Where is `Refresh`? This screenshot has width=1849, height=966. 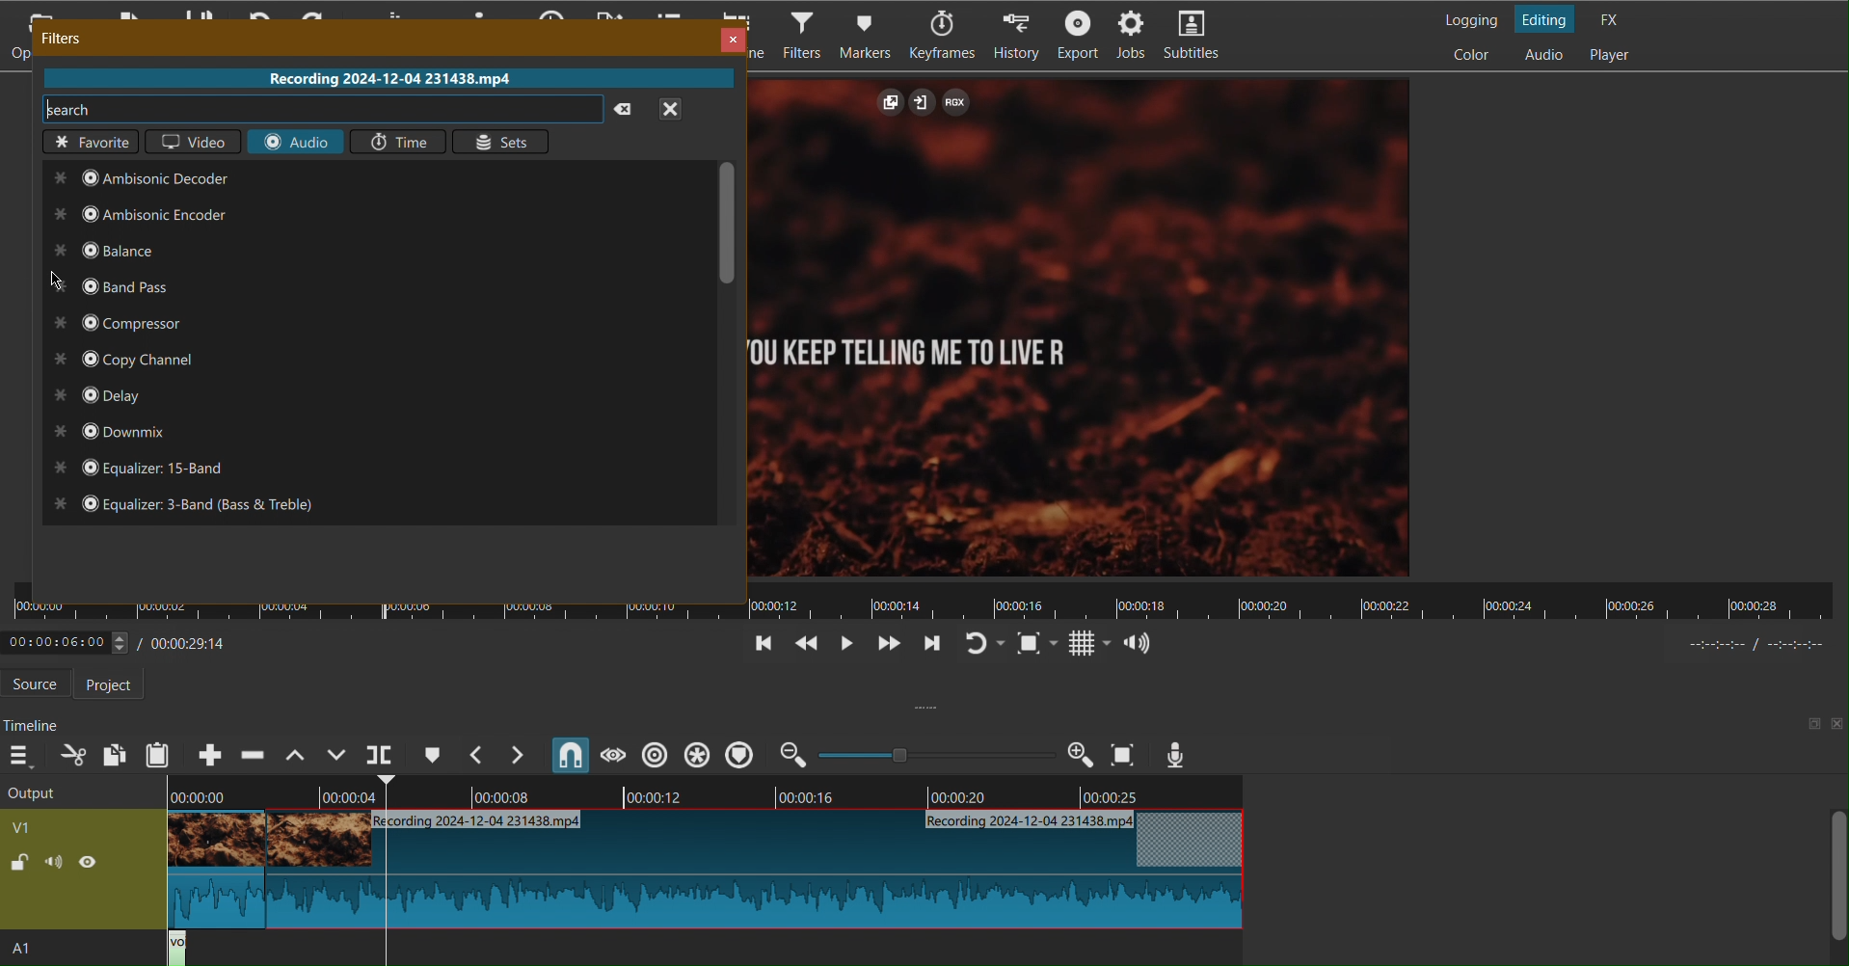 Refresh is located at coordinates (984, 644).